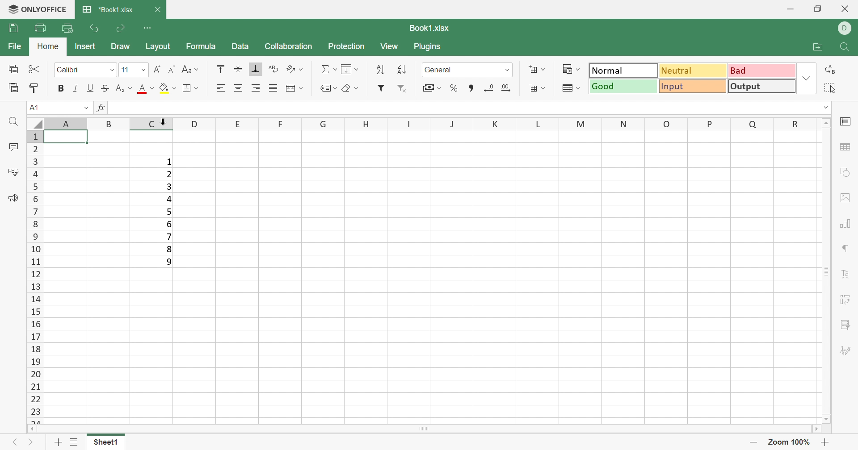 The height and width of the screenshot is (450, 858). Describe the element at coordinates (150, 28) in the screenshot. I see `Customize quick access toolbar` at that location.